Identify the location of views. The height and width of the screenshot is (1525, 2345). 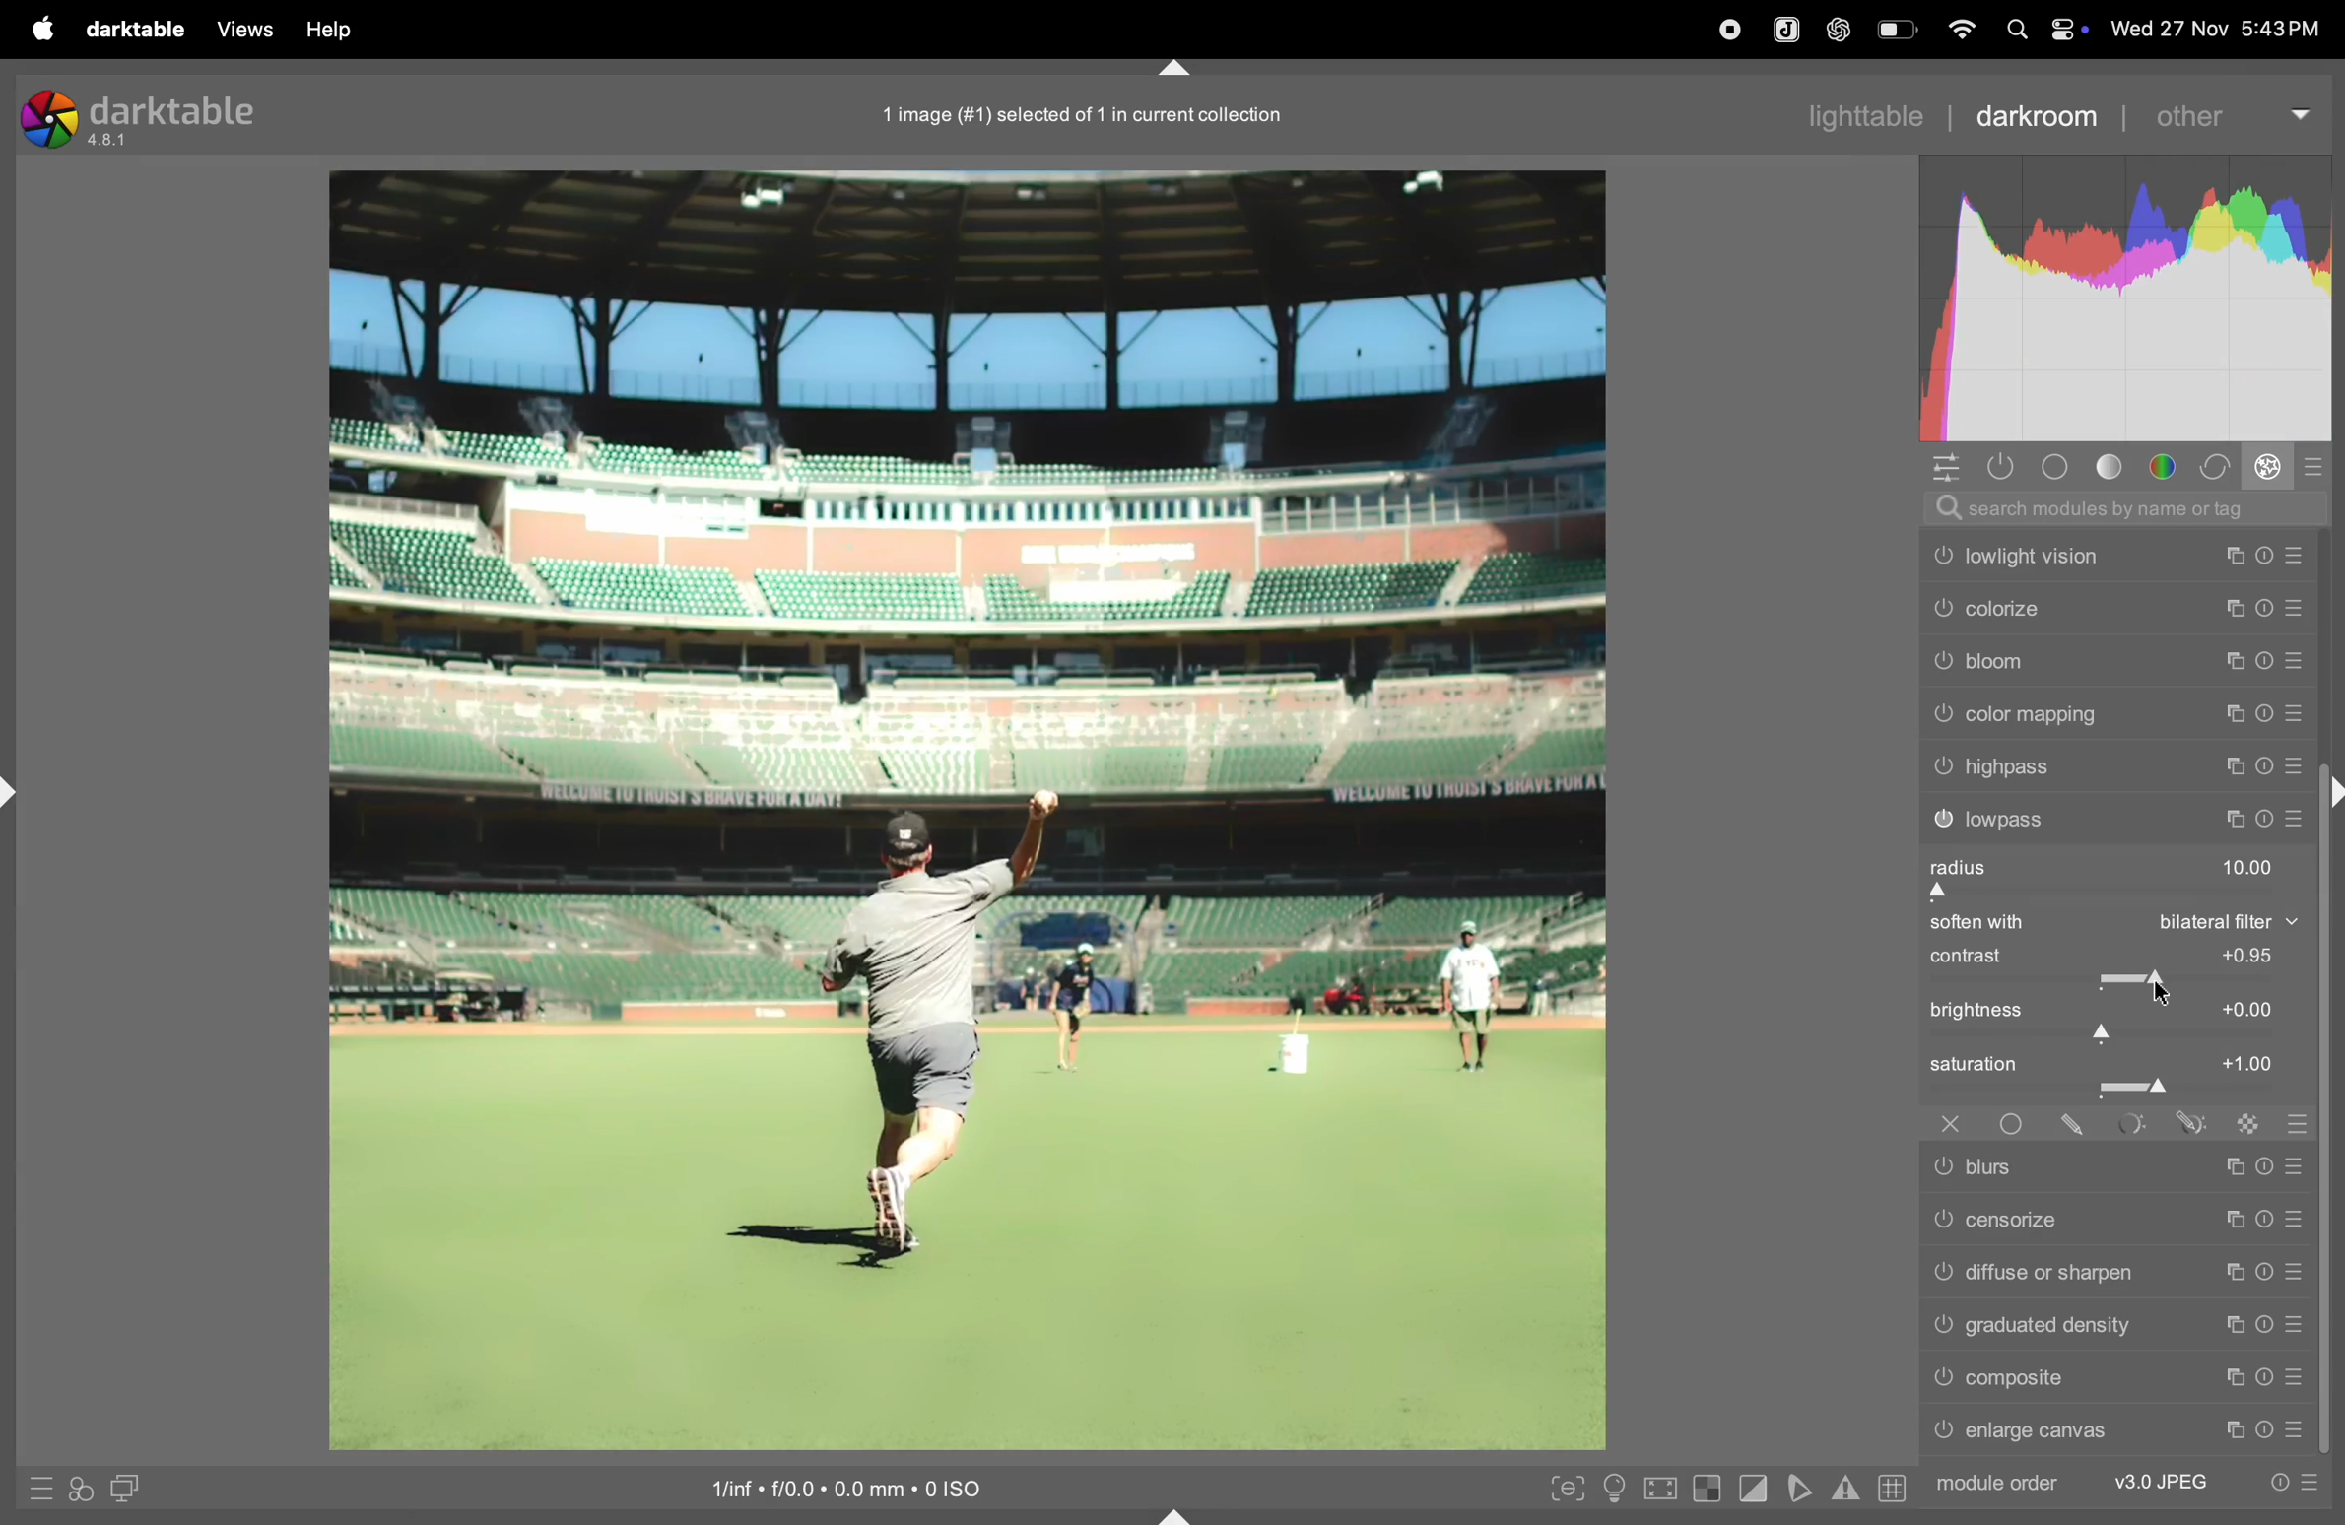
(236, 30).